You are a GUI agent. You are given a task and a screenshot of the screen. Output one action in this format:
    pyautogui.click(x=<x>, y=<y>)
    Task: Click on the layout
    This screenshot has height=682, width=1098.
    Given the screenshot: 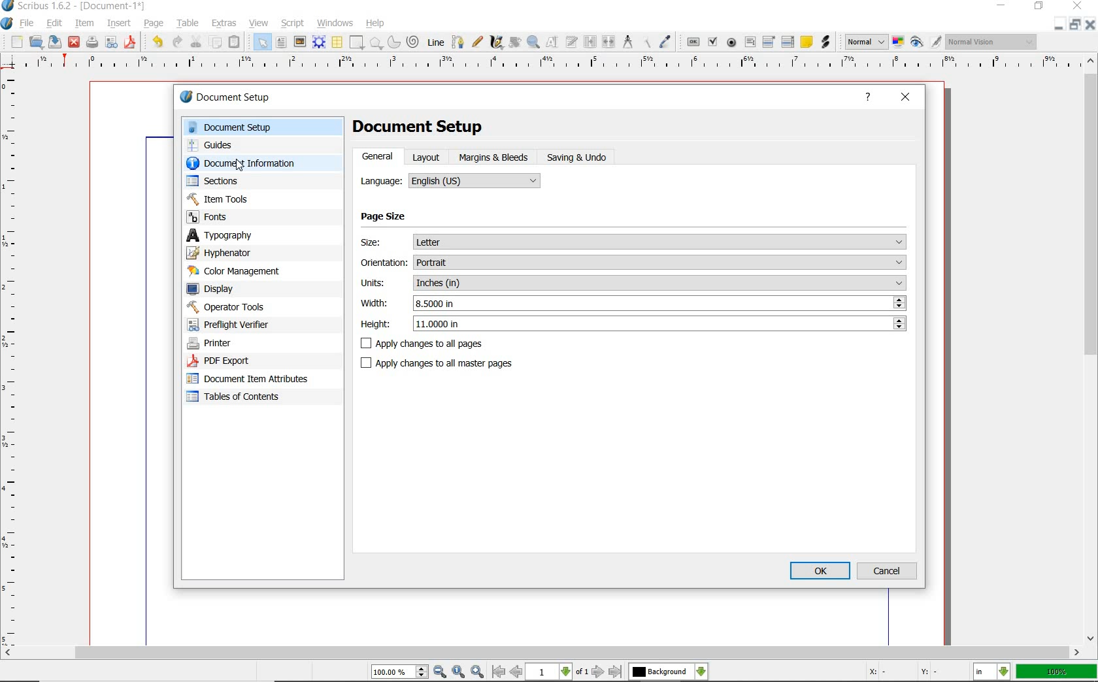 What is the action you would take?
    pyautogui.click(x=425, y=157)
    